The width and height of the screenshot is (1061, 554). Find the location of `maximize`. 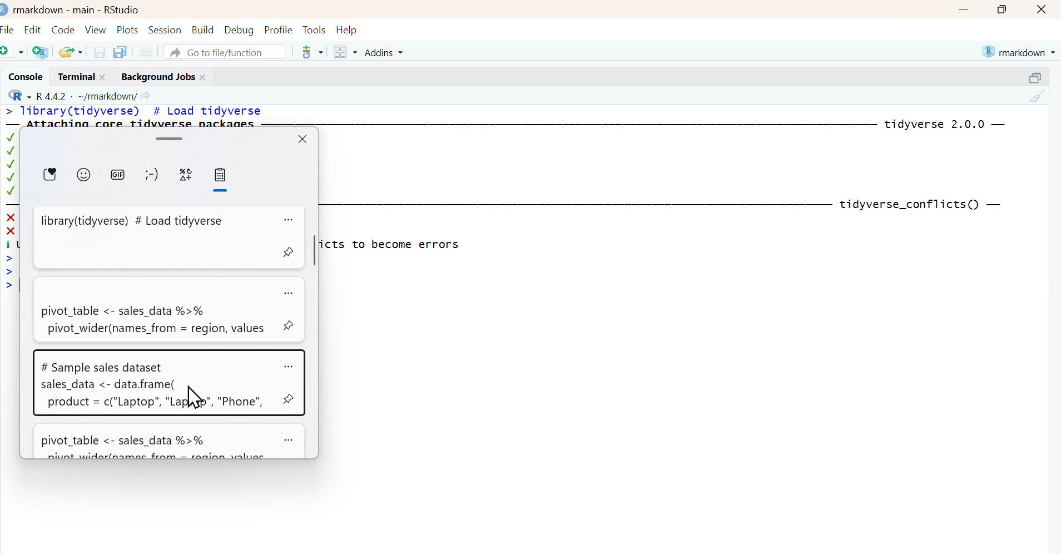

maximize is located at coordinates (1006, 9).